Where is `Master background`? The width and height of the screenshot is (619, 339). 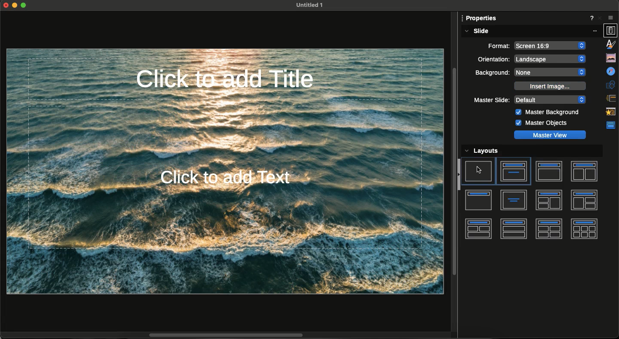 Master background is located at coordinates (549, 113).